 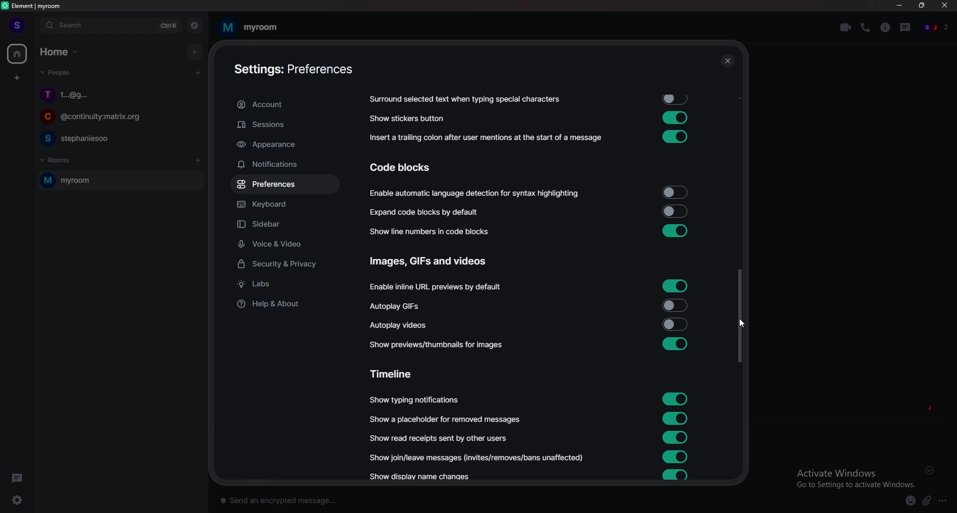 What do you see at coordinates (195, 51) in the screenshot?
I see `add` at bounding box center [195, 51].